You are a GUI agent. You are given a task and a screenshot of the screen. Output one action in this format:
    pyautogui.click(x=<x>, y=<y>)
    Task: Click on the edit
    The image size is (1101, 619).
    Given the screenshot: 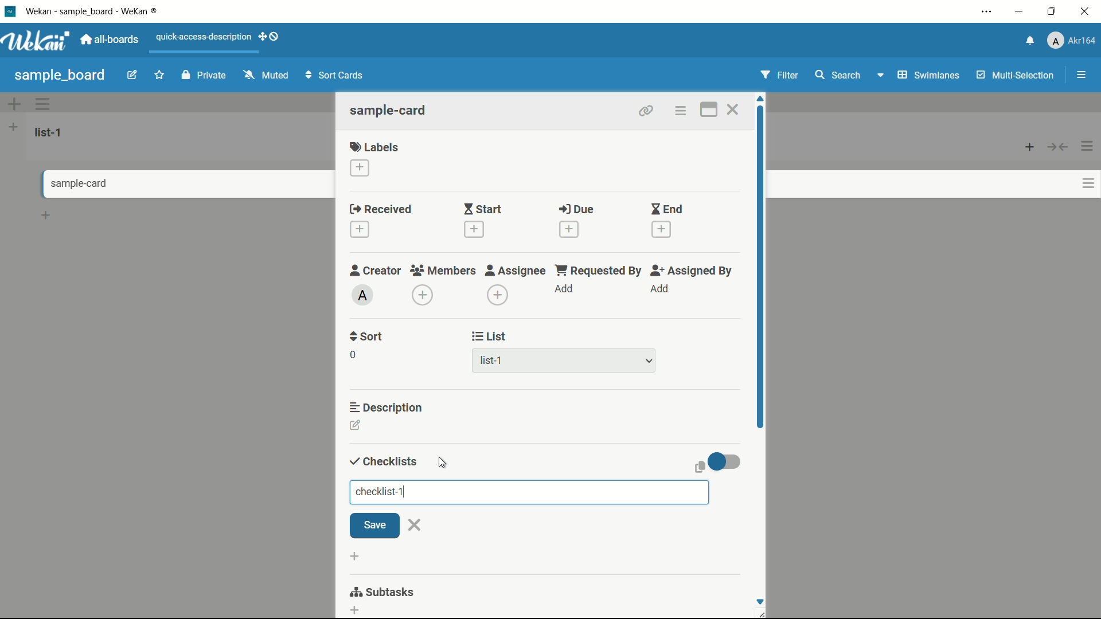 What is the action you would take?
    pyautogui.click(x=132, y=76)
    